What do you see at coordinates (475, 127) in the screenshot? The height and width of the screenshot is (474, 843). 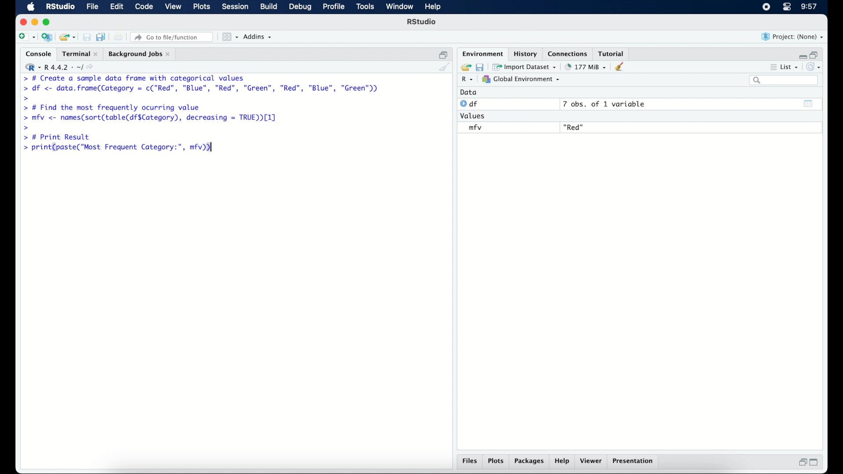 I see `mfv` at bounding box center [475, 127].